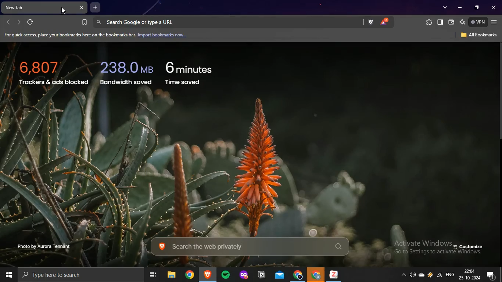  Describe the element at coordinates (280, 275) in the screenshot. I see `outlook` at that location.